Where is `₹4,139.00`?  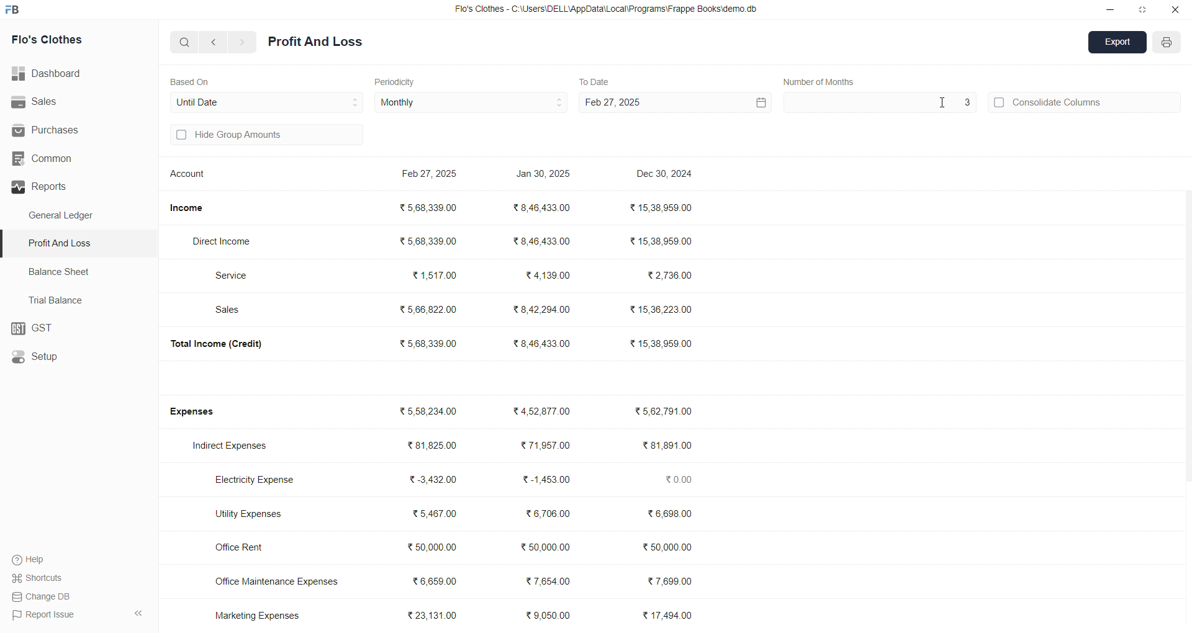 ₹4,139.00 is located at coordinates (548, 276).